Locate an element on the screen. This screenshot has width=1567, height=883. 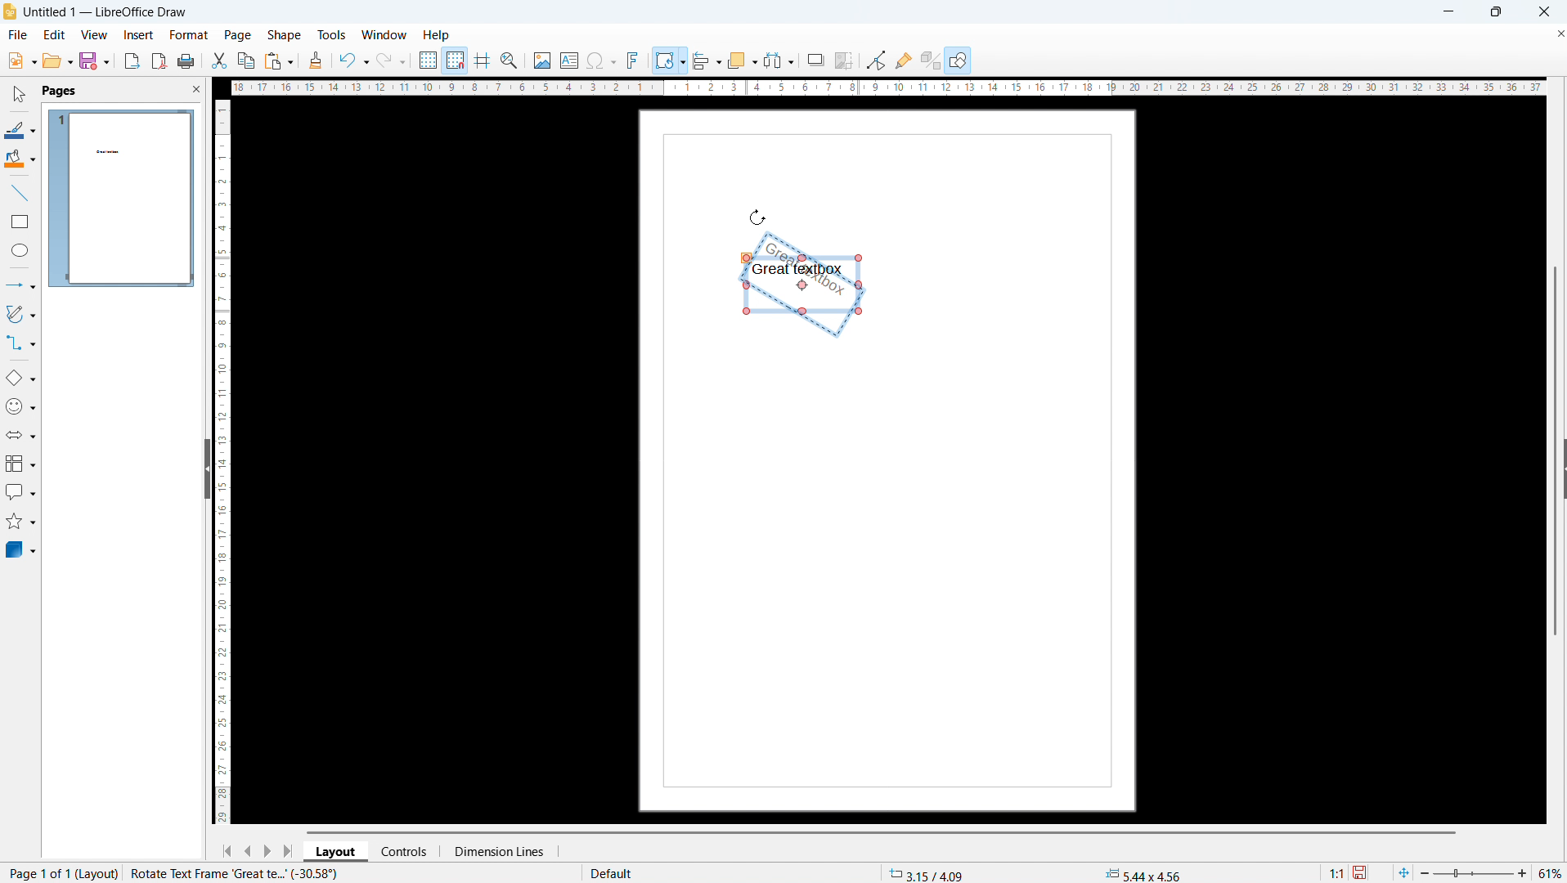
select is located at coordinates (20, 95).